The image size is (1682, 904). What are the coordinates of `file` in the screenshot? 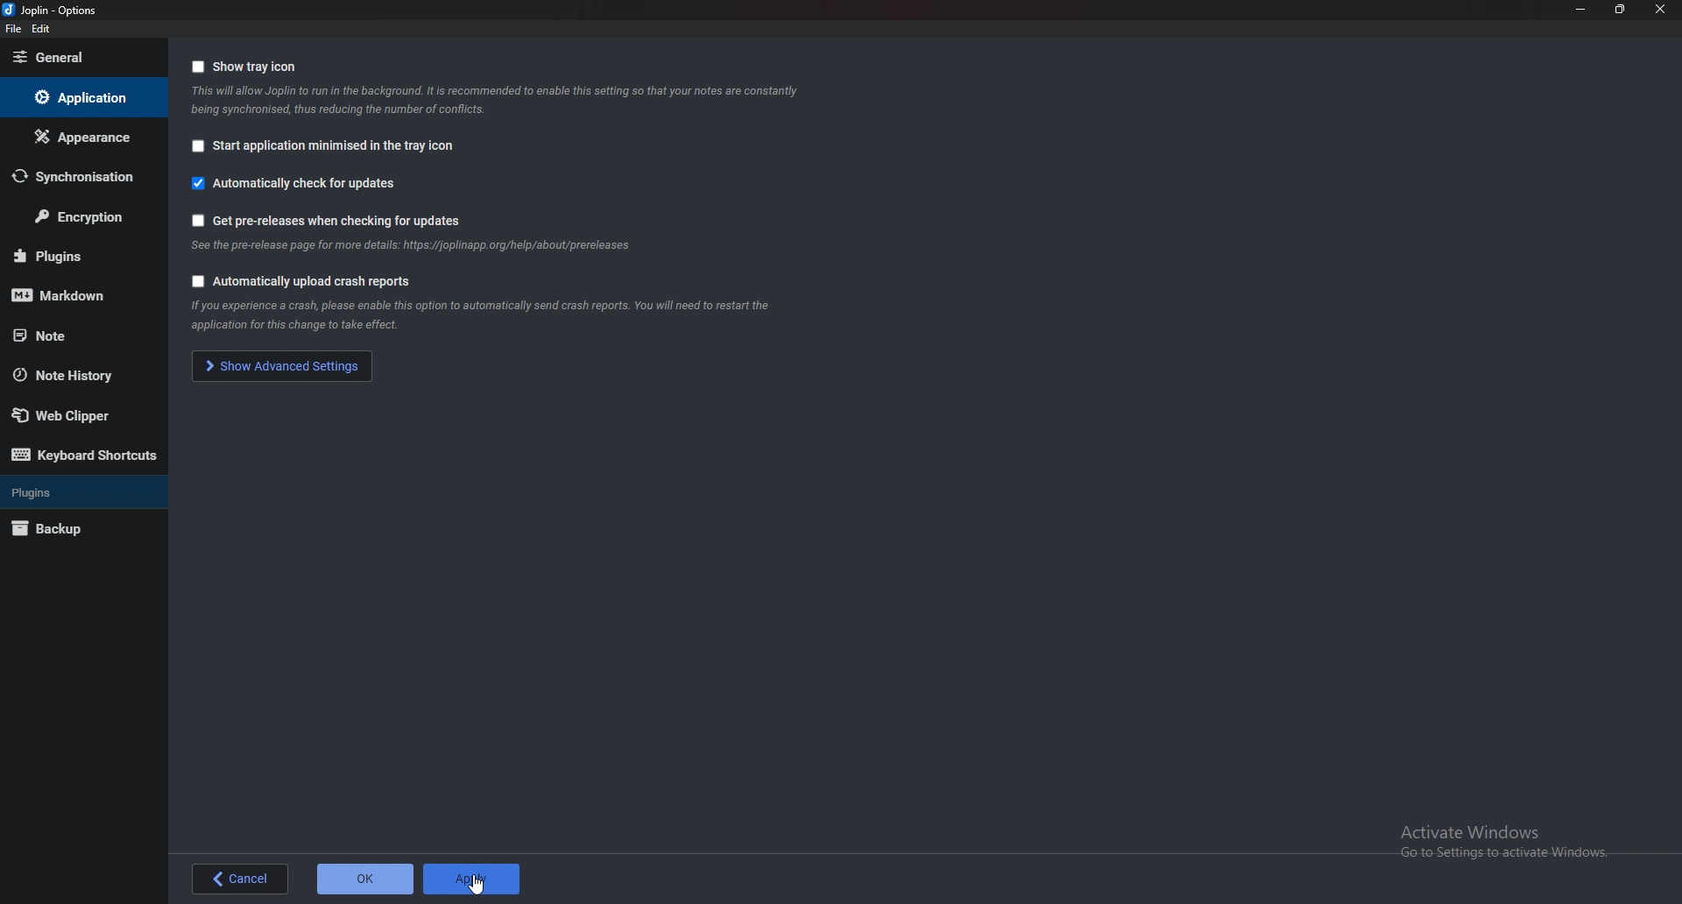 It's located at (13, 31).